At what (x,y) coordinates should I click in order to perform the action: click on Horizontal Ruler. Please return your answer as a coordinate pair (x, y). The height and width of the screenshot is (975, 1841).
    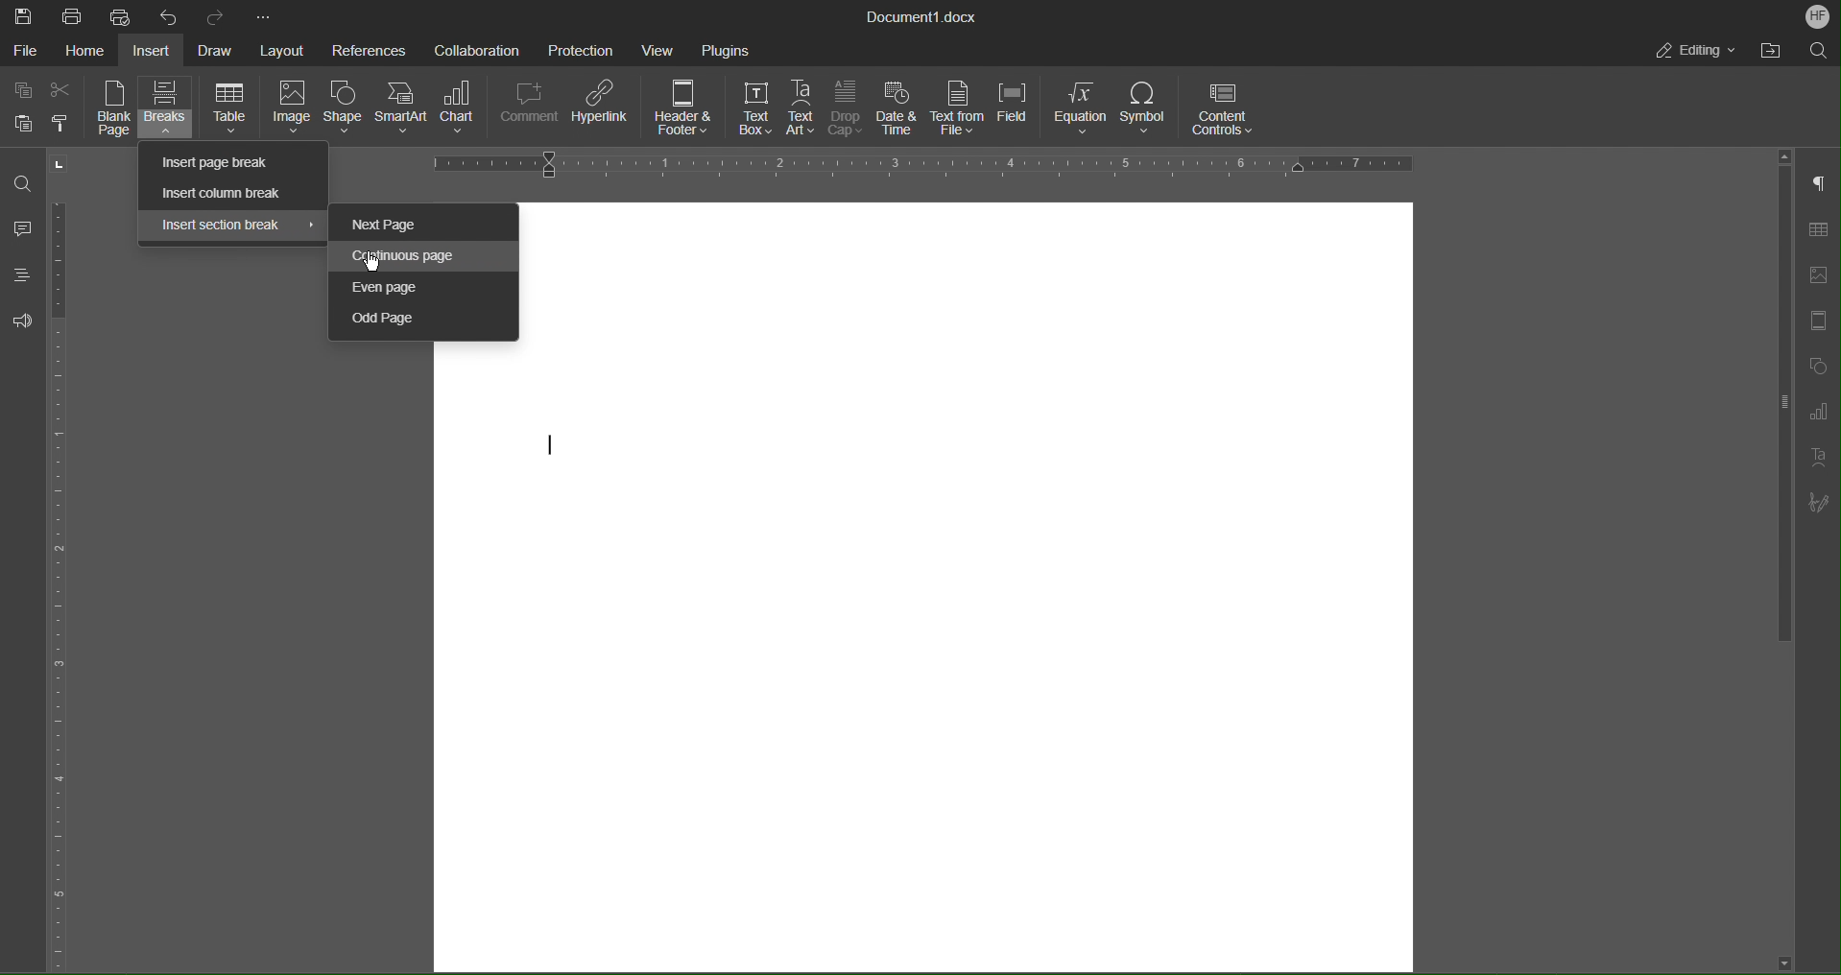
    Looking at the image, I should click on (923, 162).